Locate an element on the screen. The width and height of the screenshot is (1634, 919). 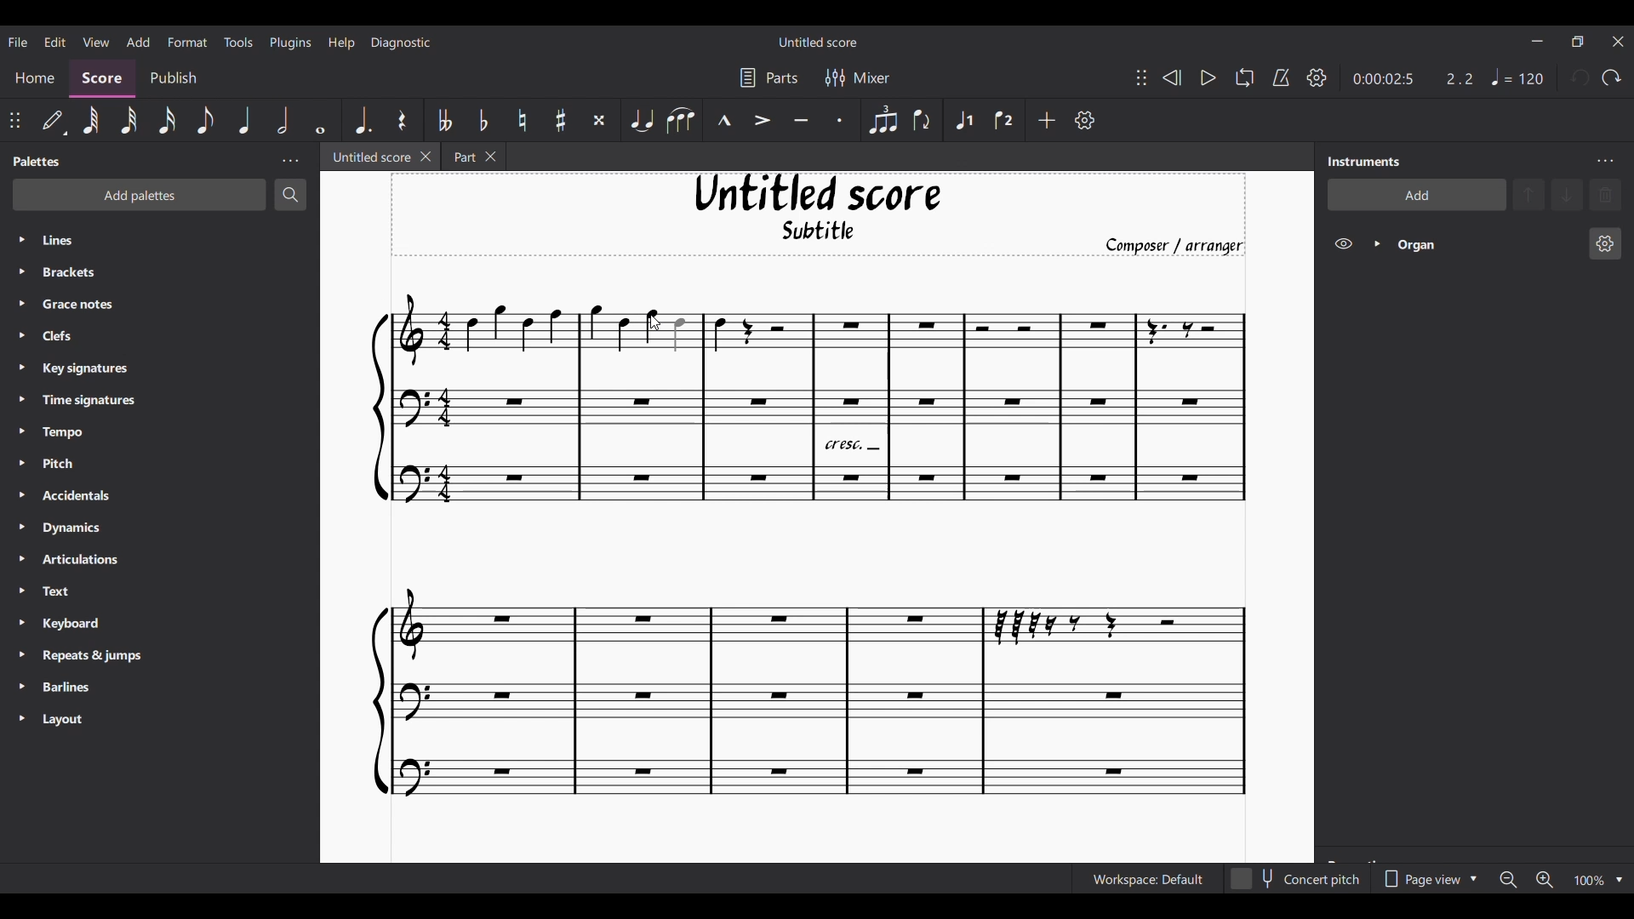
Add palette is located at coordinates (139, 195).